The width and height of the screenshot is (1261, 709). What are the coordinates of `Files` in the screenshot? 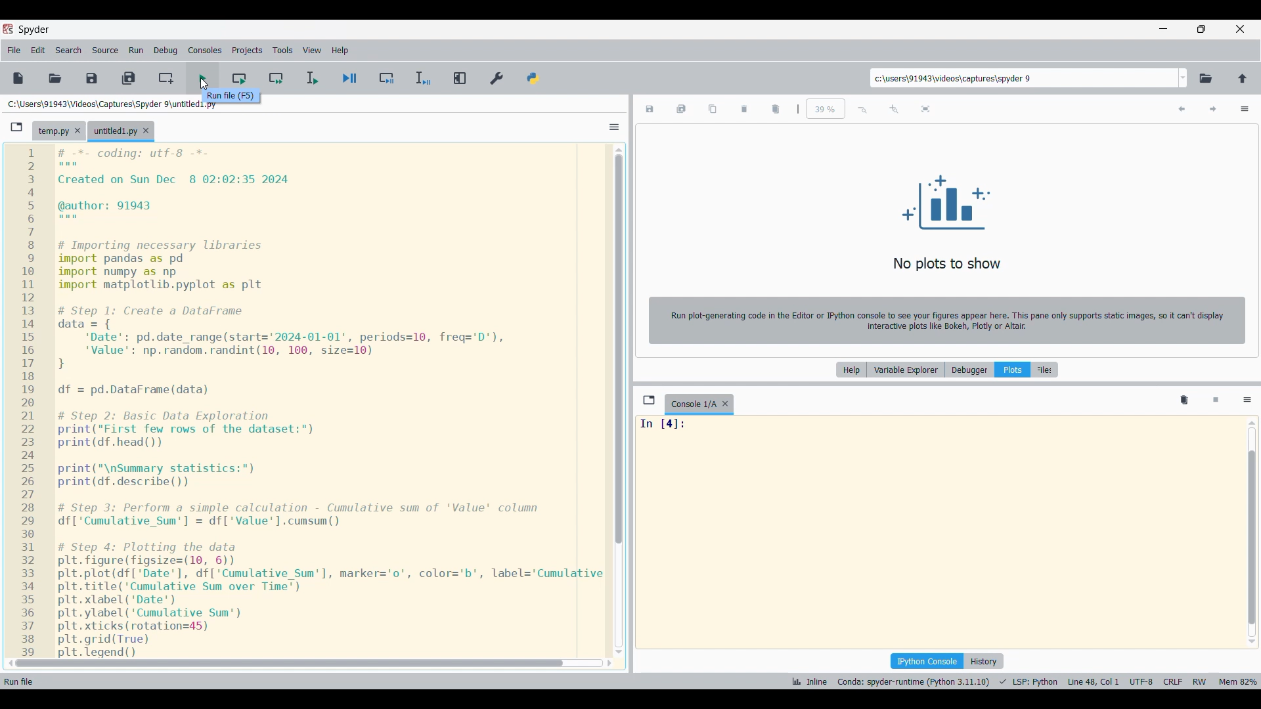 It's located at (1047, 370).